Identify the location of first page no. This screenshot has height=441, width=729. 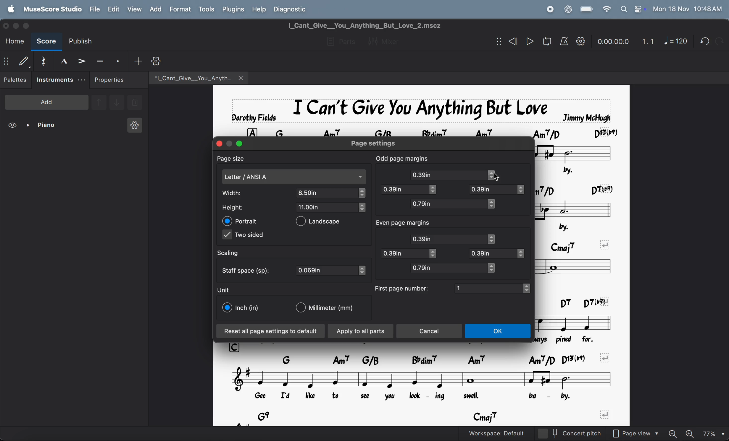
(402, 288).